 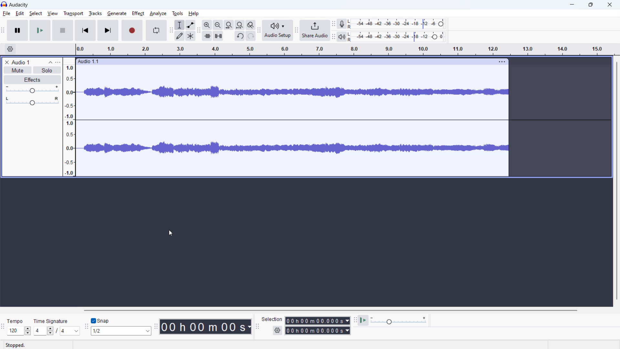 What do you see at coordinates (32, 79) in the screenshot?
I see `effects` at bounding box center [32, 79].